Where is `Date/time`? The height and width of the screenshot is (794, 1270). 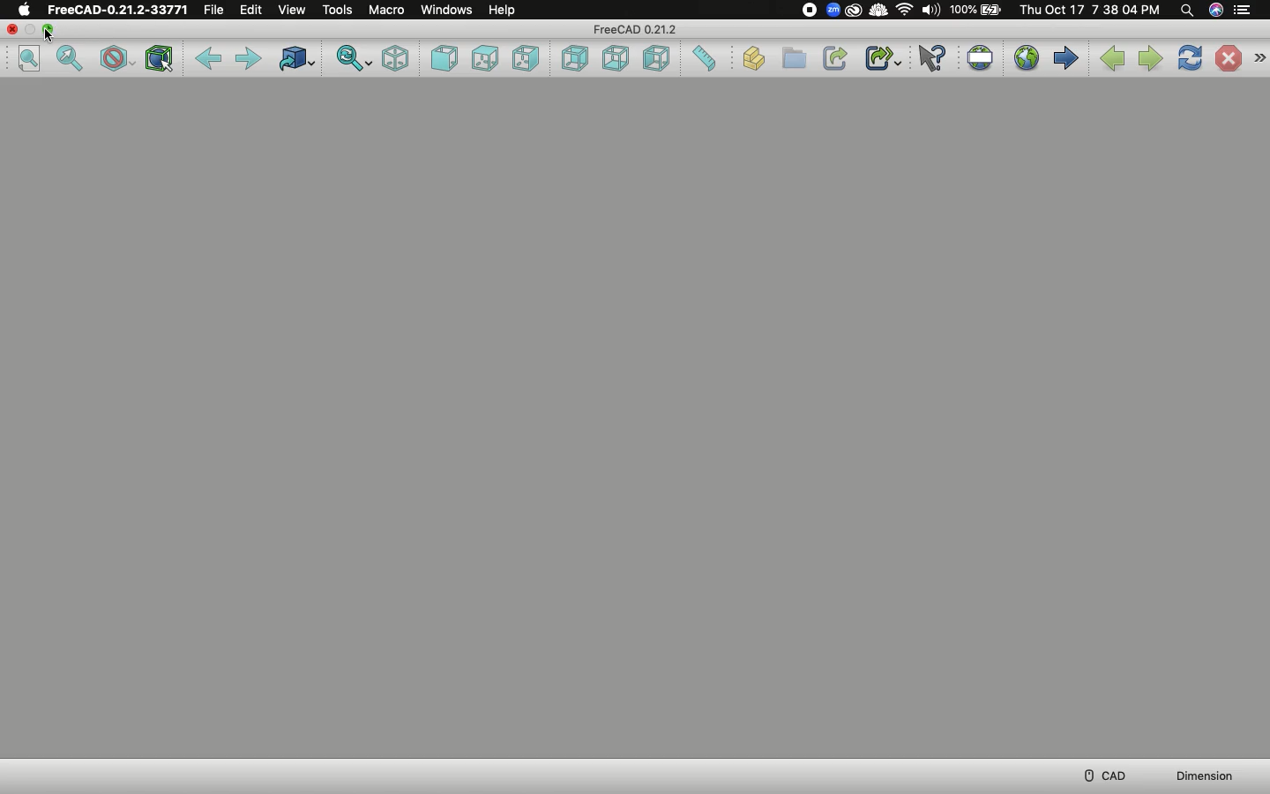 Date/time is located at coordinates (1090, 10).